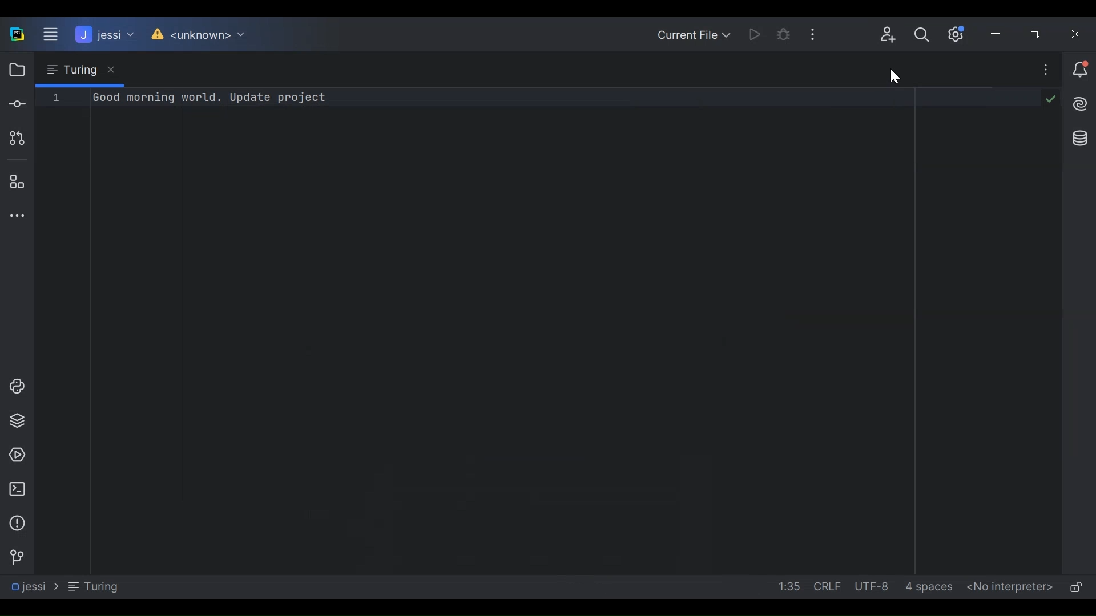 The height and width of the screenshot is (616, 1096). What do you see at coordinates (198, 35) in the screenshot?
I see `unknown` at bounding box center [198, 35].